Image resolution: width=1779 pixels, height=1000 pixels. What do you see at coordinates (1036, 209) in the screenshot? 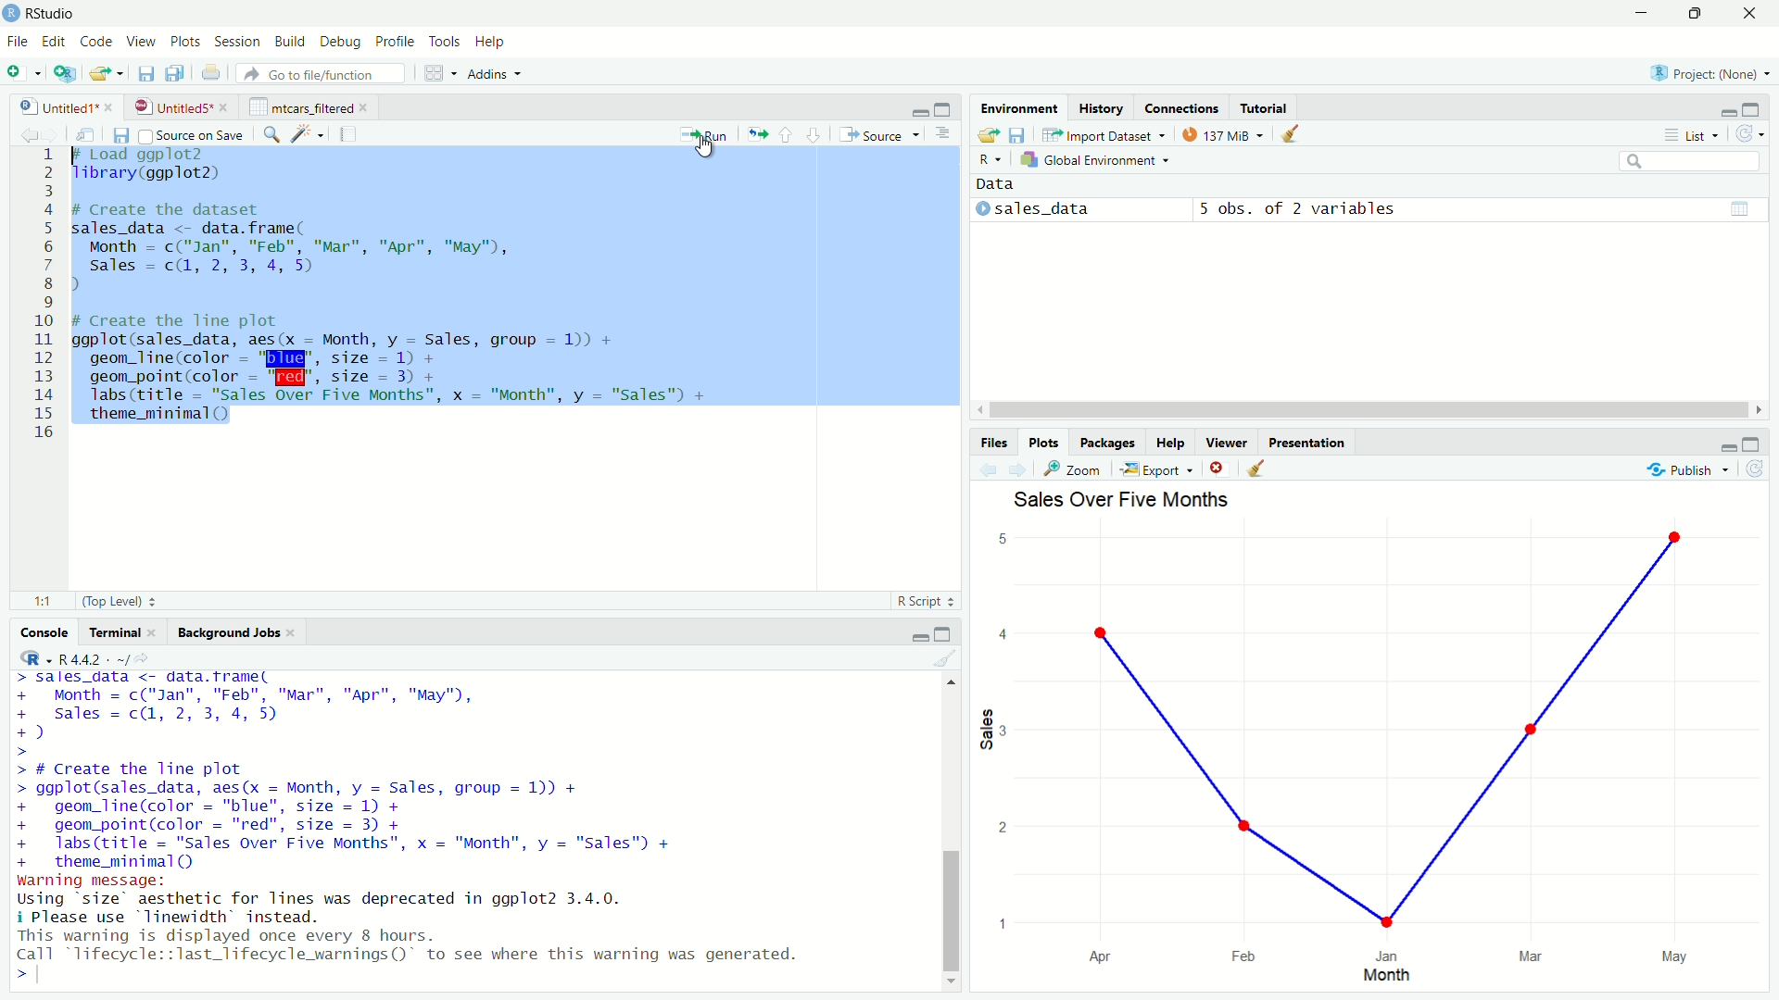
I see `sales_data` at bounding box center [1036, 209].